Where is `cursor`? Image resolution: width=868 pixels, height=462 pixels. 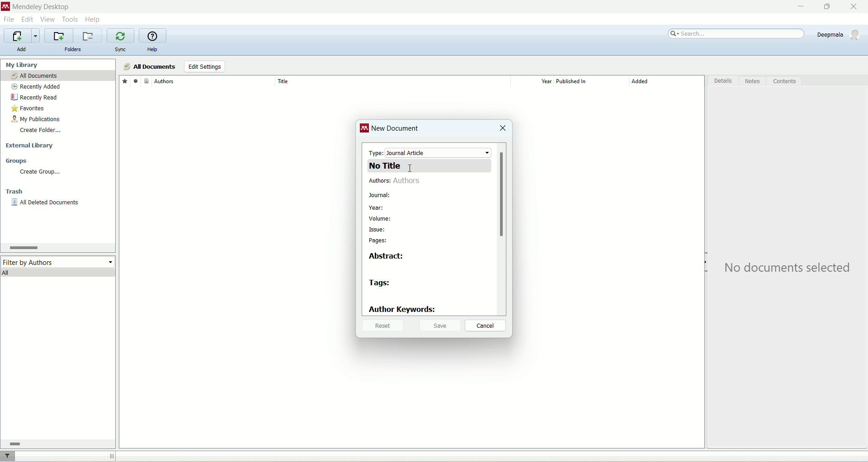
cursor is located at coordinates (413, 171).